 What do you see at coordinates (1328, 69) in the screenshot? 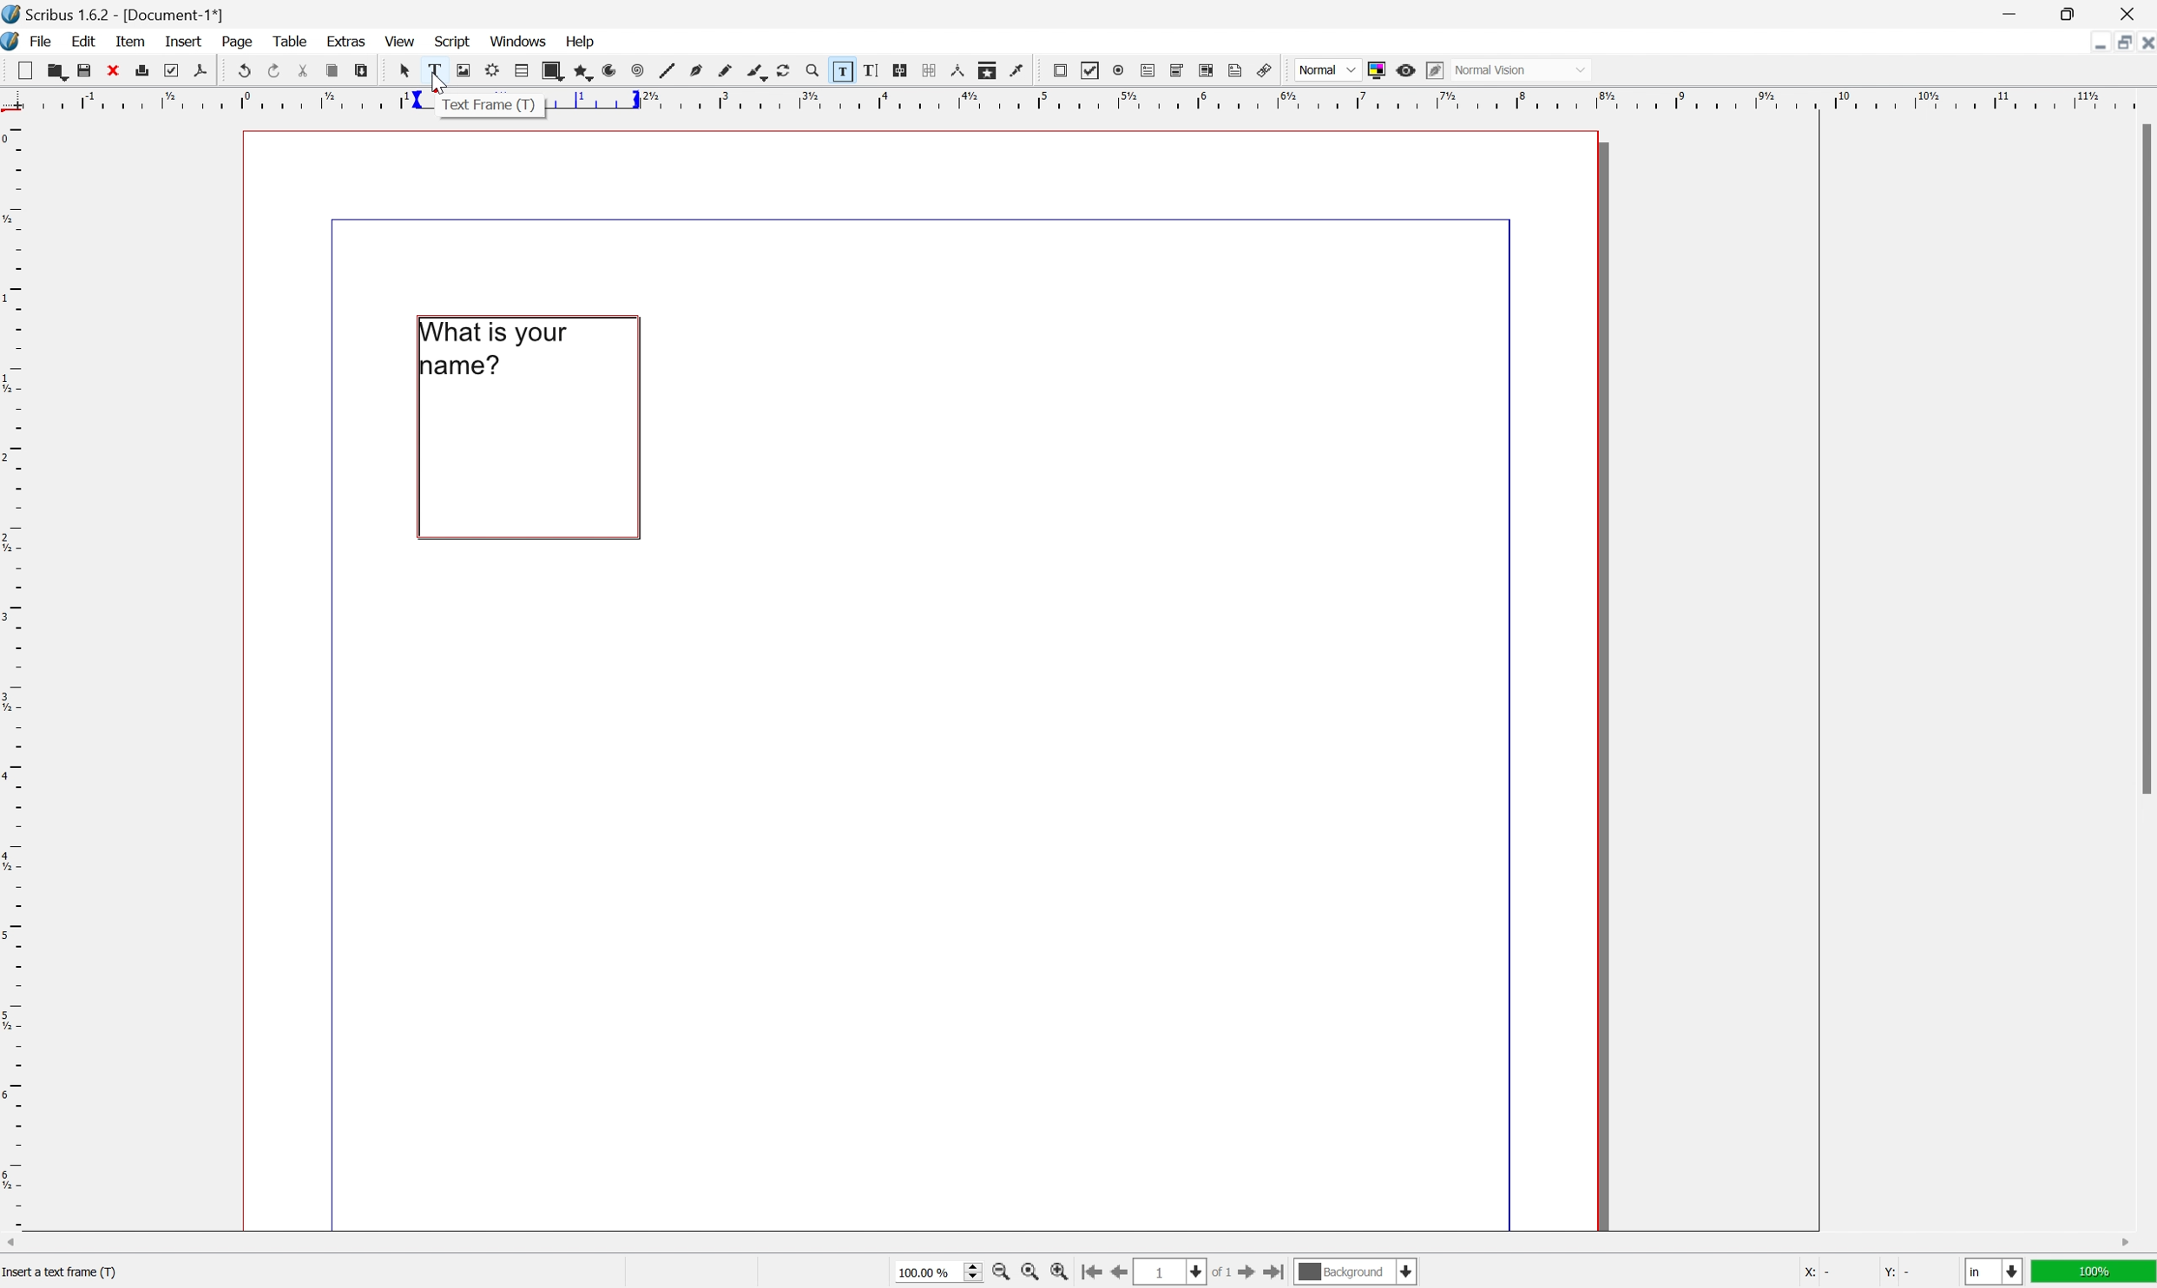
I see `normal` at bounding box center [1328, 69].